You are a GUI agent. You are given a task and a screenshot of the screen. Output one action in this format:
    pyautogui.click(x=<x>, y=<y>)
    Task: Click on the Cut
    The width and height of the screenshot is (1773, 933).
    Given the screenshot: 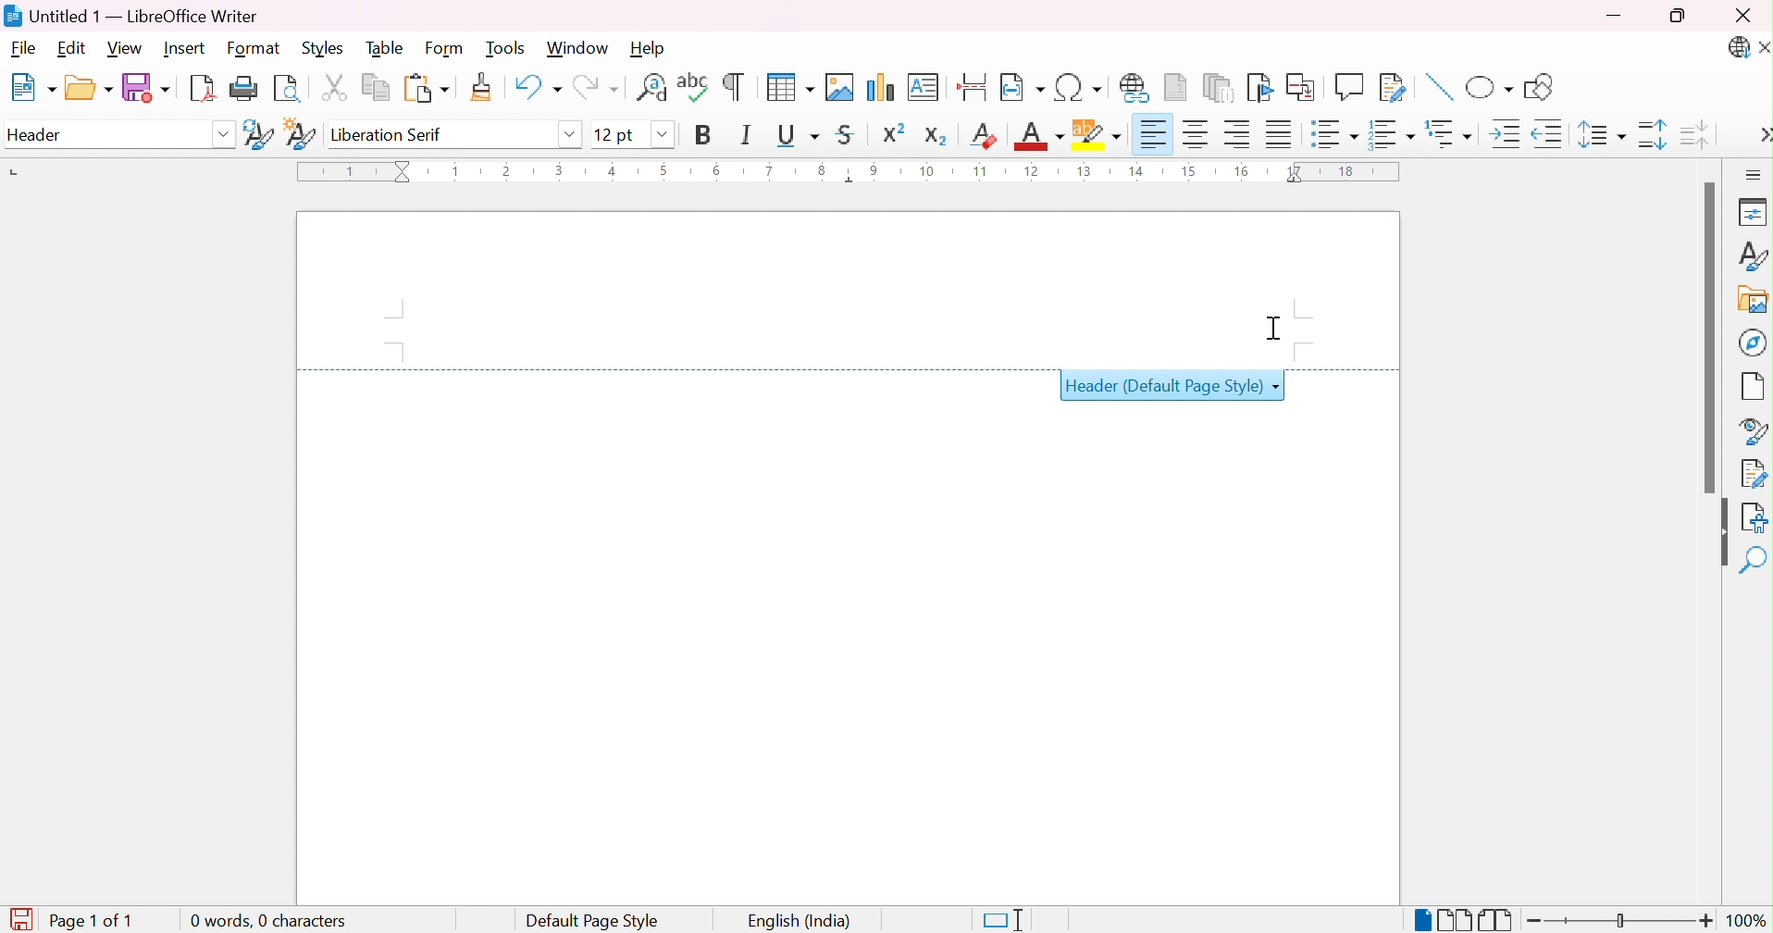 What is the action you would take?
    pyautogui.click(x=337, y=85)
    